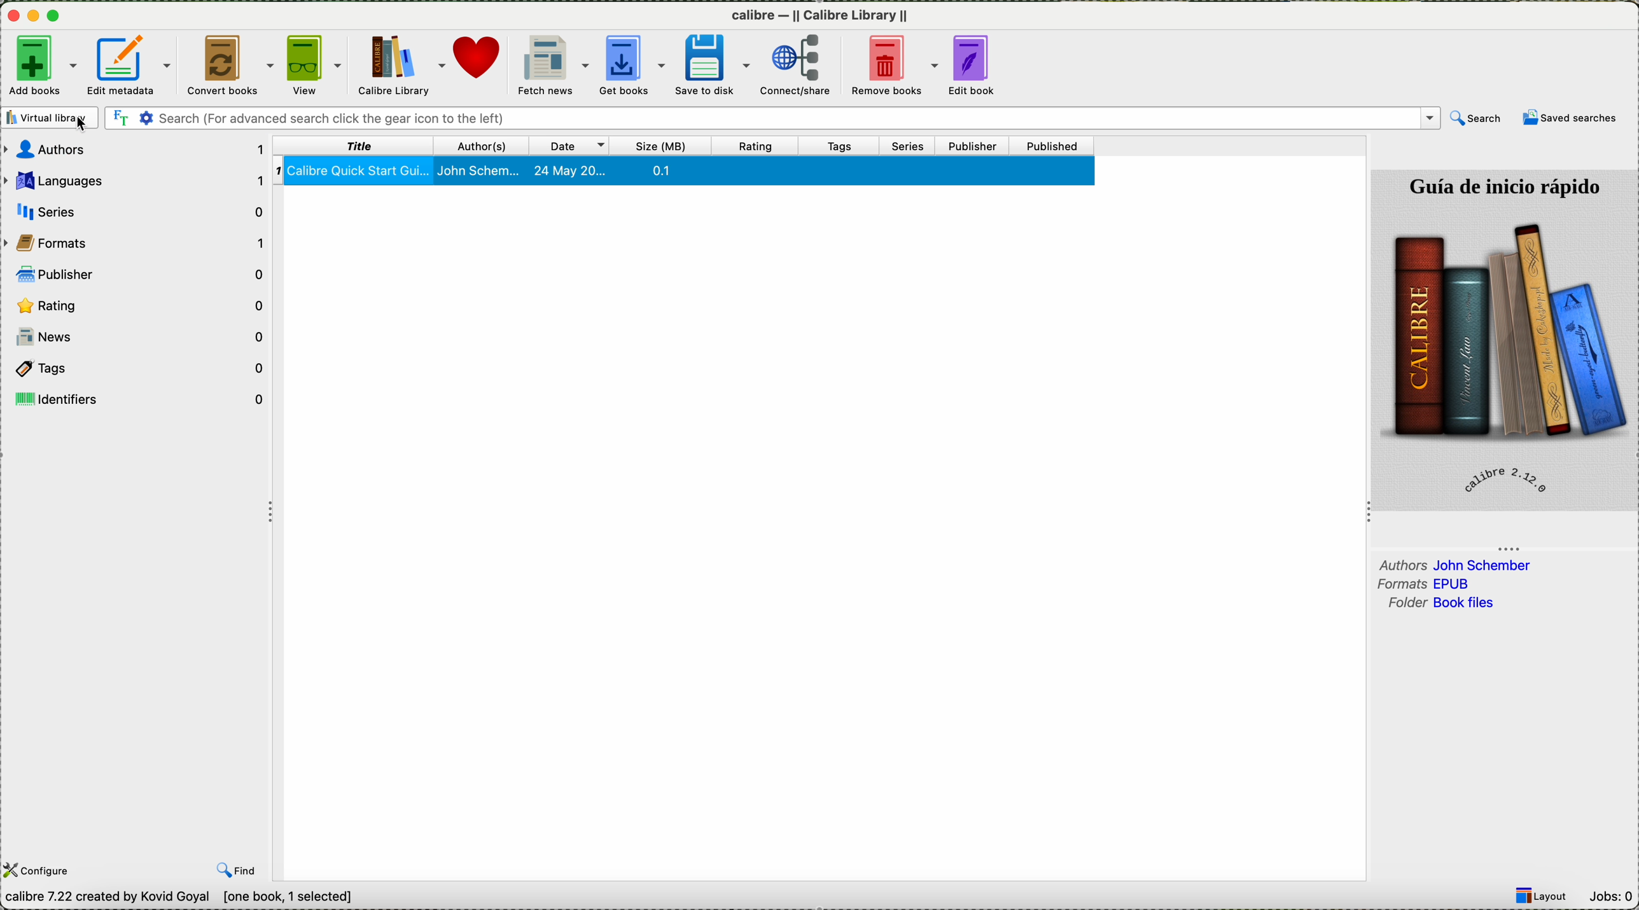 This screenshot has height=910, width=1639. What do you see at coordinates (403, 65) in the screenshot?
I see `calibre library` at bounding box center [403, 65].